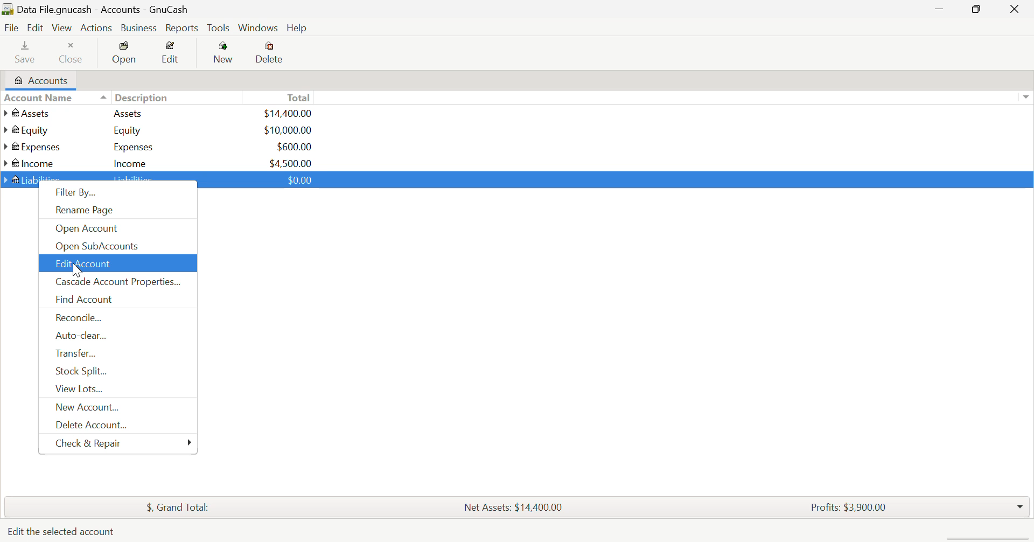  What do you see at coordinates (116, 373) in the screenshot?
I see `Stock Split` at bounding box center [116, 373].